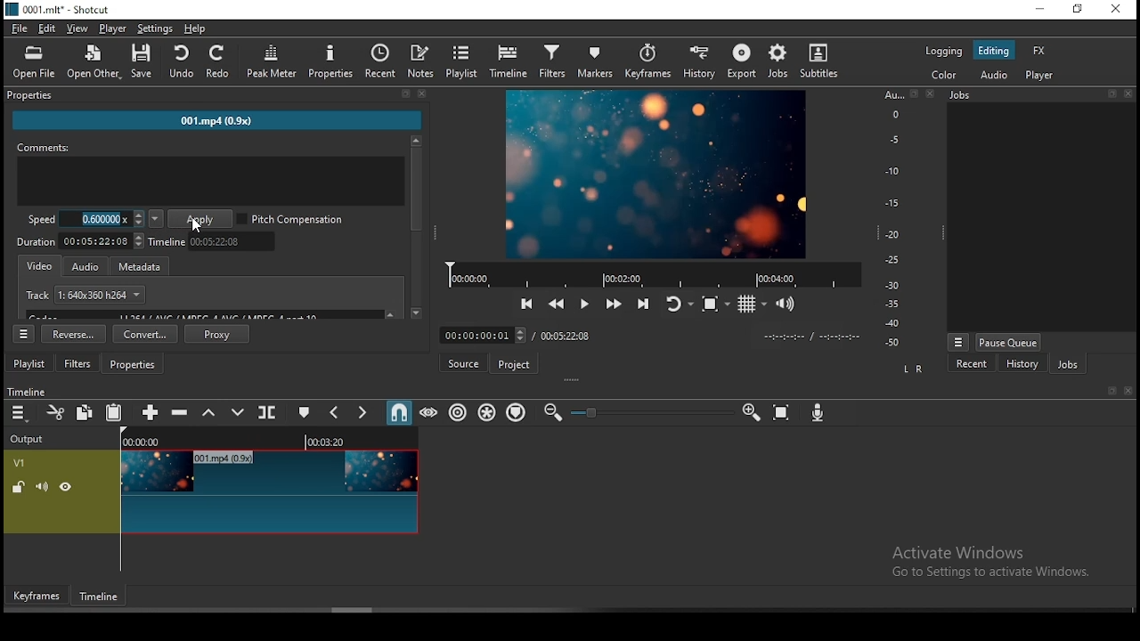 The height and width of the screenshot is (641, 1140). What do you see at coordinates (932, 93) in the screenshot?
I see `Close` at bounding box center [932, 93].